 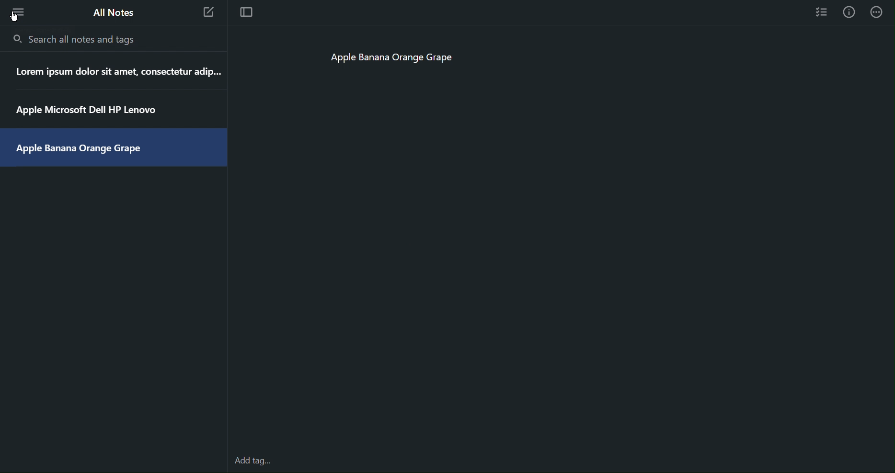 I want to click on Search all notes and tags, so click(x=77, y=39).